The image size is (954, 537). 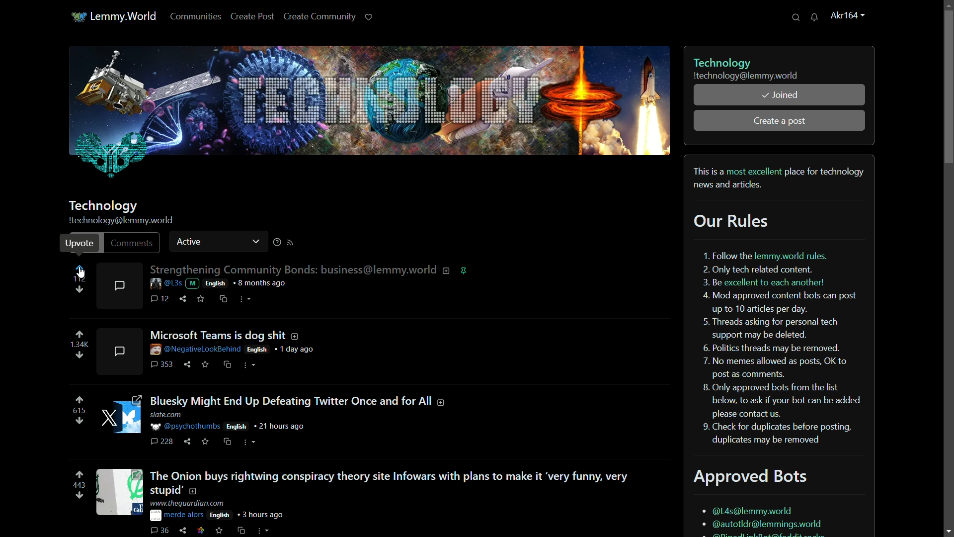 What do you see at coordinates (81, 268) in the screenshot?
I see `upvote` at bounding box center [81, 268].